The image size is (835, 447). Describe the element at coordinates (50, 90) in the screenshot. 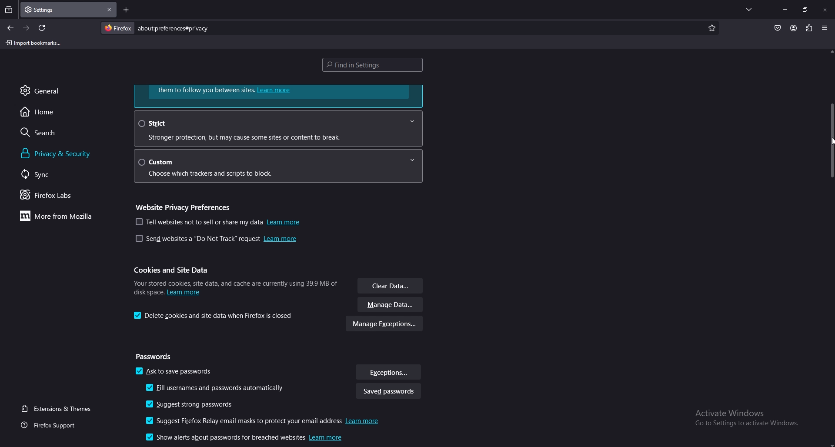

I see `general` at that location.